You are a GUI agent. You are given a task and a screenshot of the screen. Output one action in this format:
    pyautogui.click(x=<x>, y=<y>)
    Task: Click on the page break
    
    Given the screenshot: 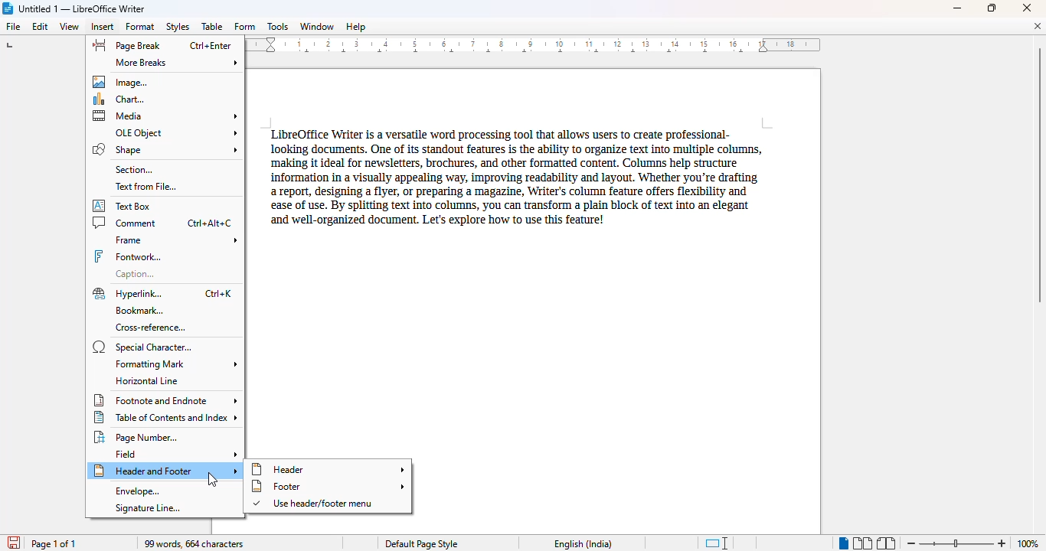 What is the action you would take?
    pyautogui.click(x=162, y=45)
    